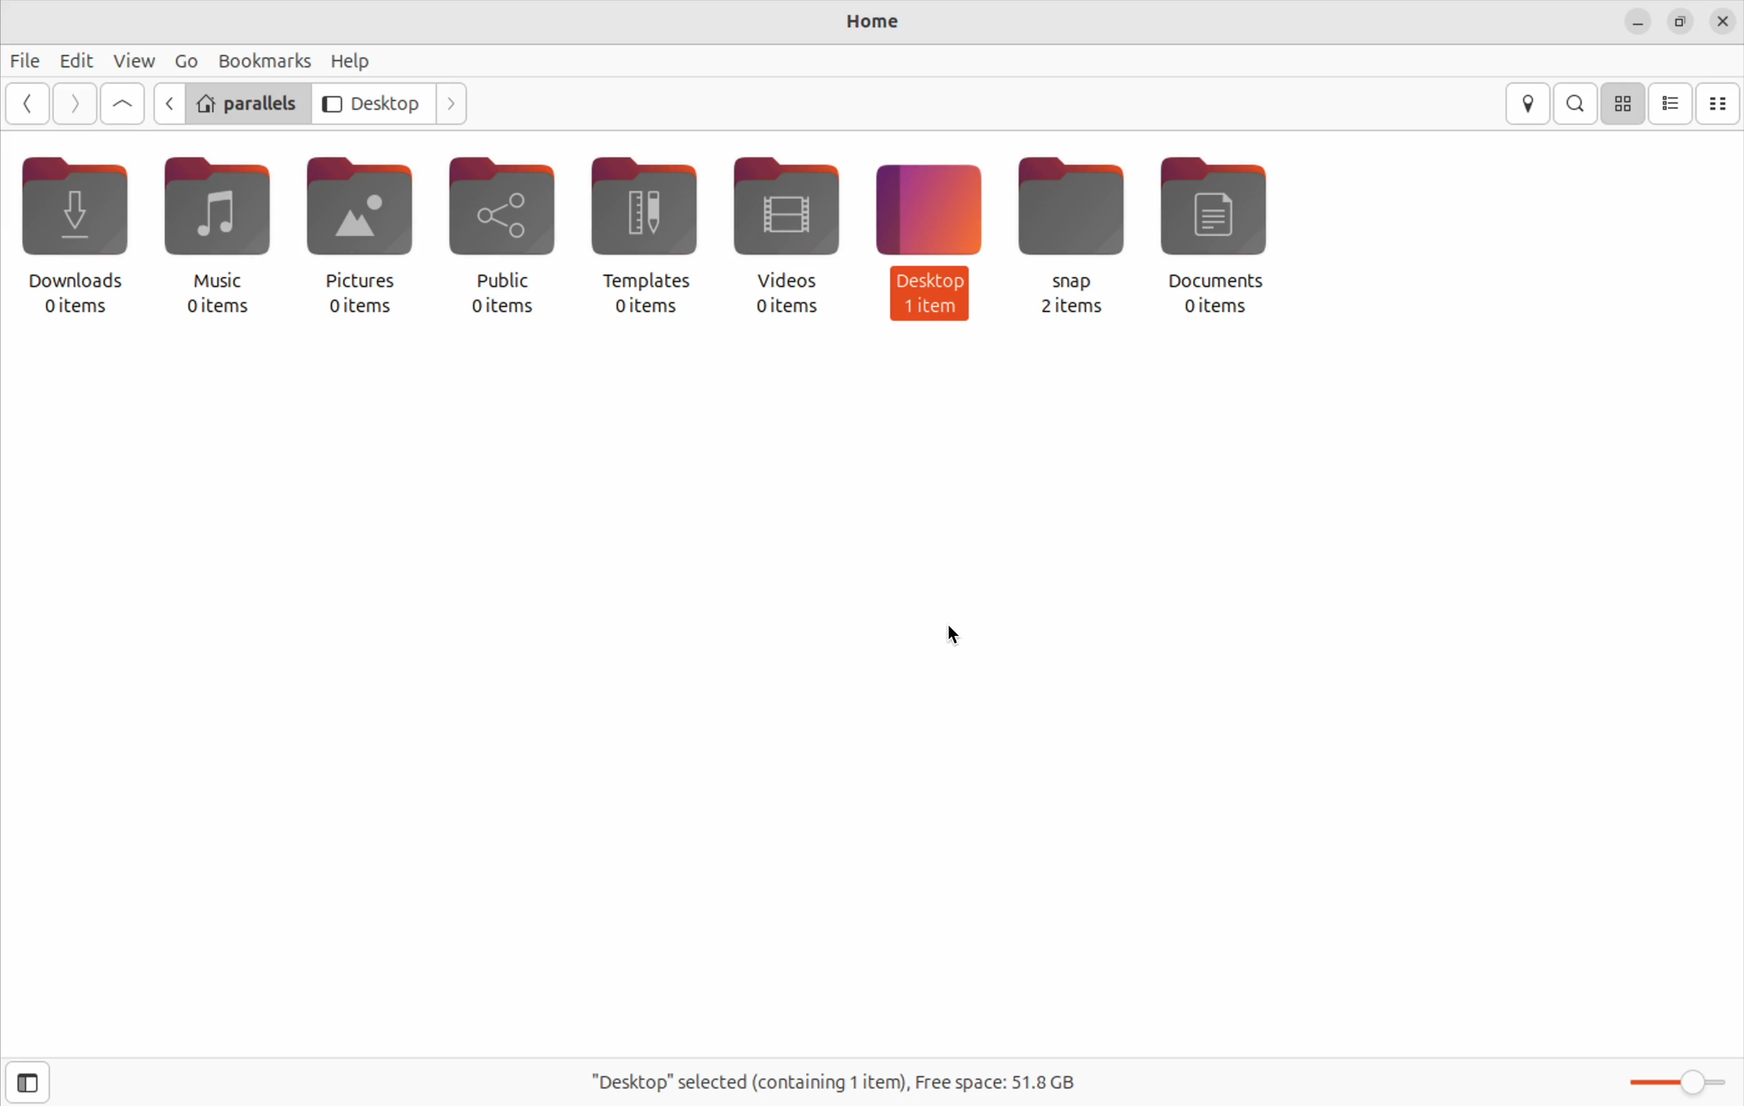 This screenshot has height=1106, width=1744. I want to click on minimize, so click(1637, 21).